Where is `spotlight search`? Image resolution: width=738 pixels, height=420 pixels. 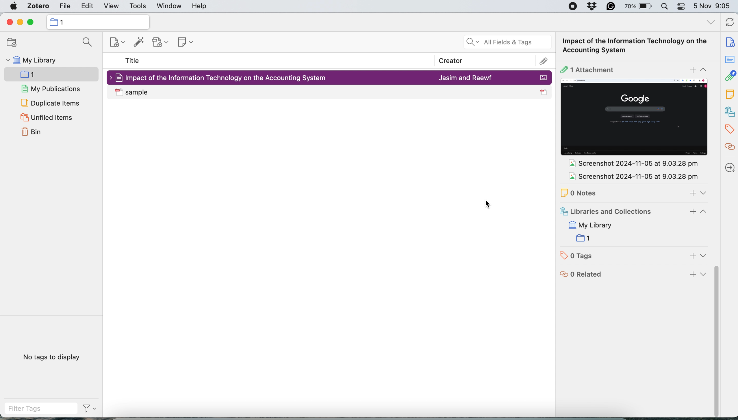
spotlight search is located at coordinates (664, 7).